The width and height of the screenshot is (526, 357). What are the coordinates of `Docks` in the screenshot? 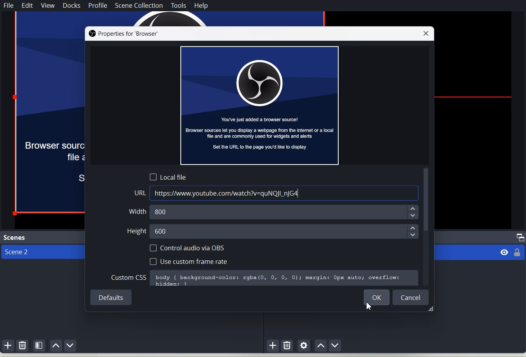 It's located at (73, 6).